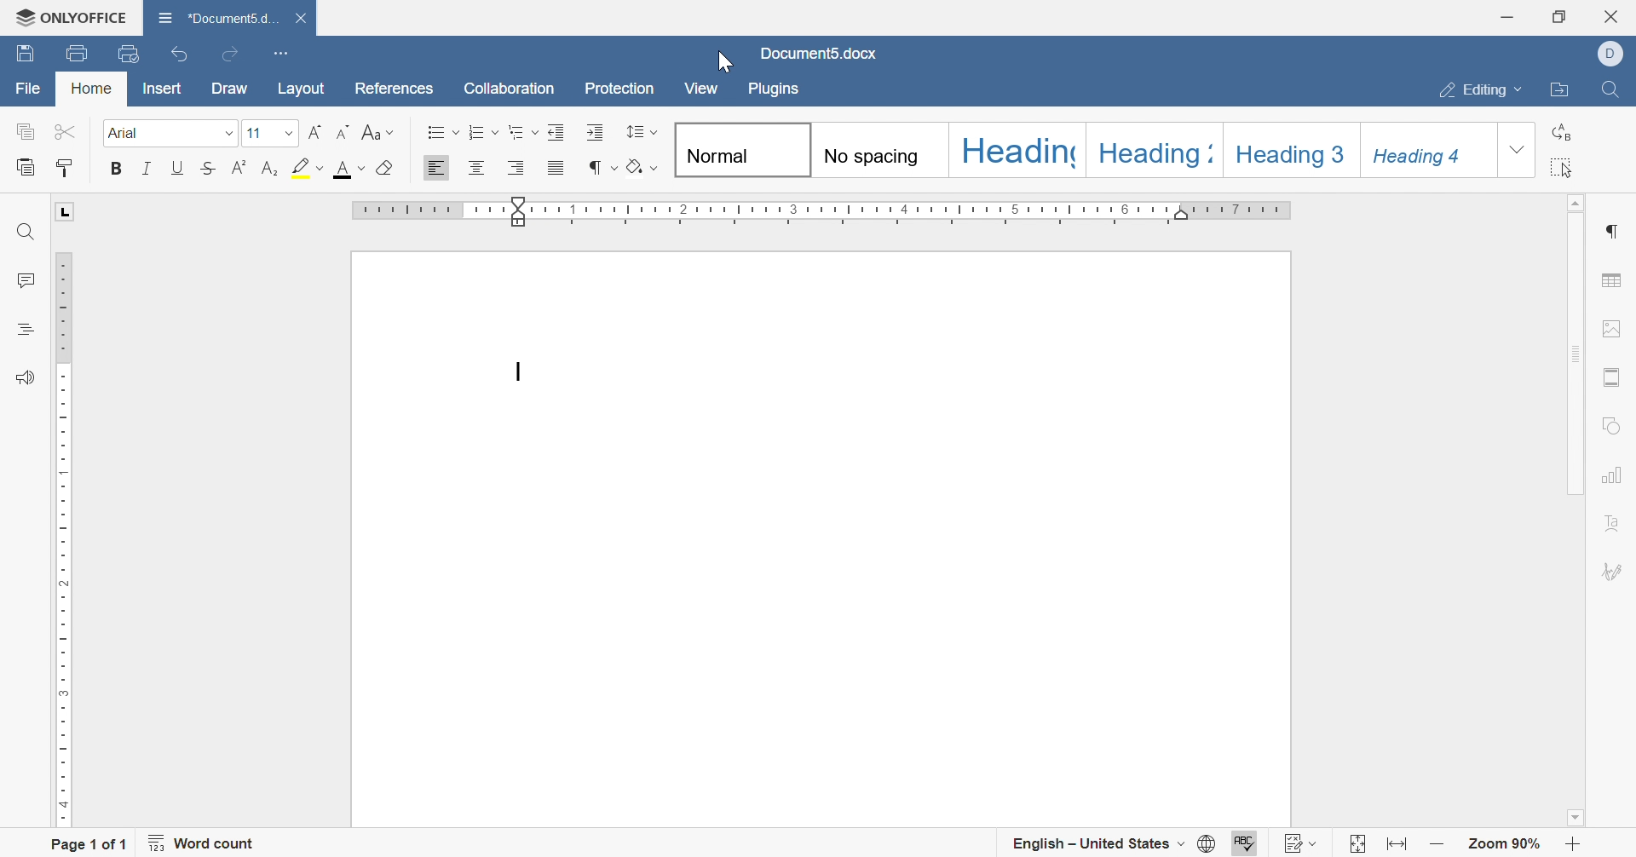  What do you see at coordinates (1610, 51) in the screenshot?
I see `dell` at bounding box center [1610, 51].